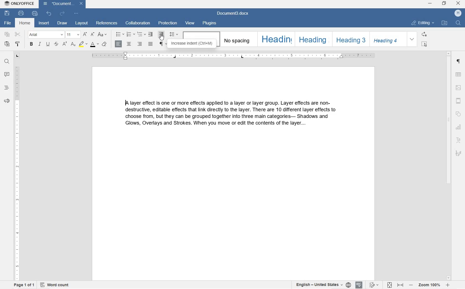 Image resolution: width=465 pixels, height=289 pixels. I want to click on DECREASE INDENT, so click(151, 35).